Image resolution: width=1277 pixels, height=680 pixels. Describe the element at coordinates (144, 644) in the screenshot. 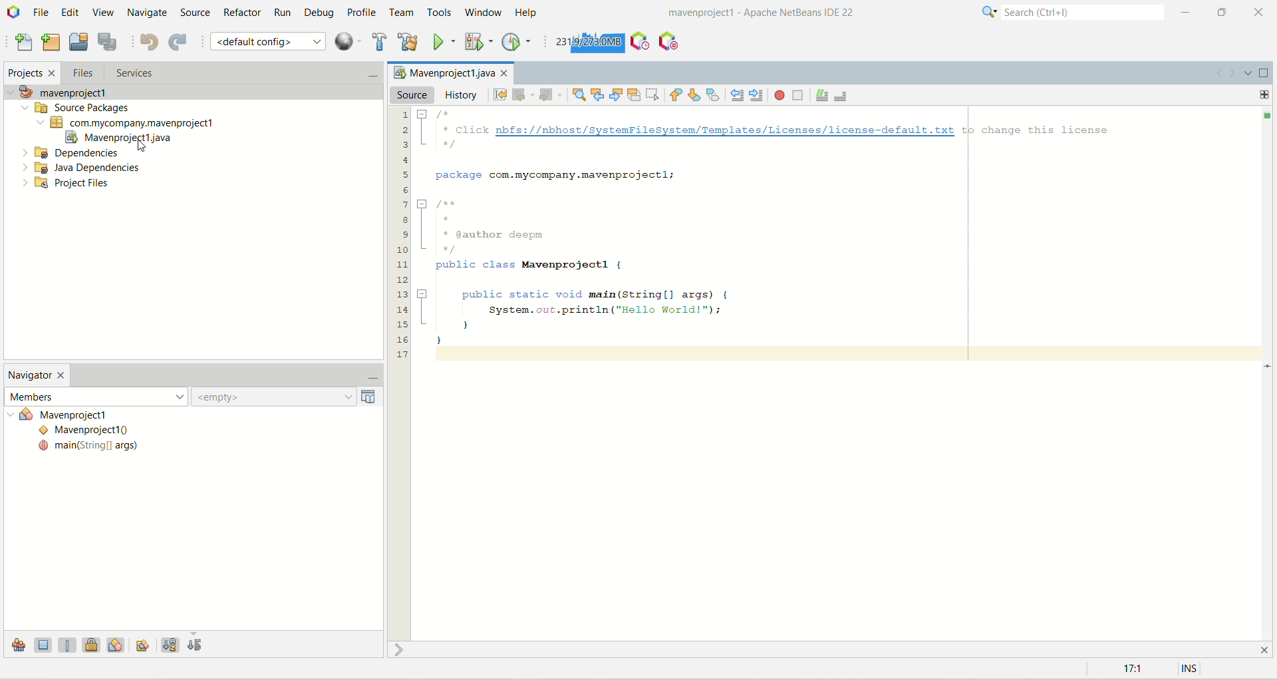

I see `fully qualified names` at that location.